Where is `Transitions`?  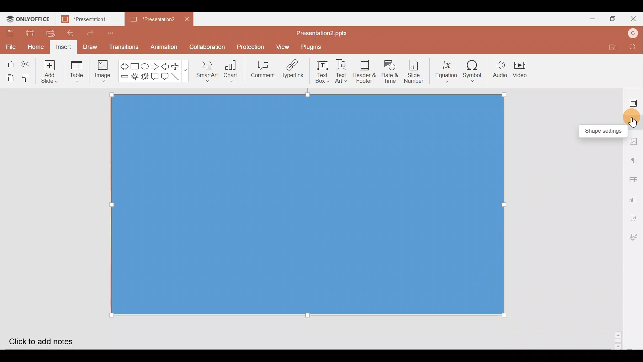 Transitions is located at coordinates (123, 47).